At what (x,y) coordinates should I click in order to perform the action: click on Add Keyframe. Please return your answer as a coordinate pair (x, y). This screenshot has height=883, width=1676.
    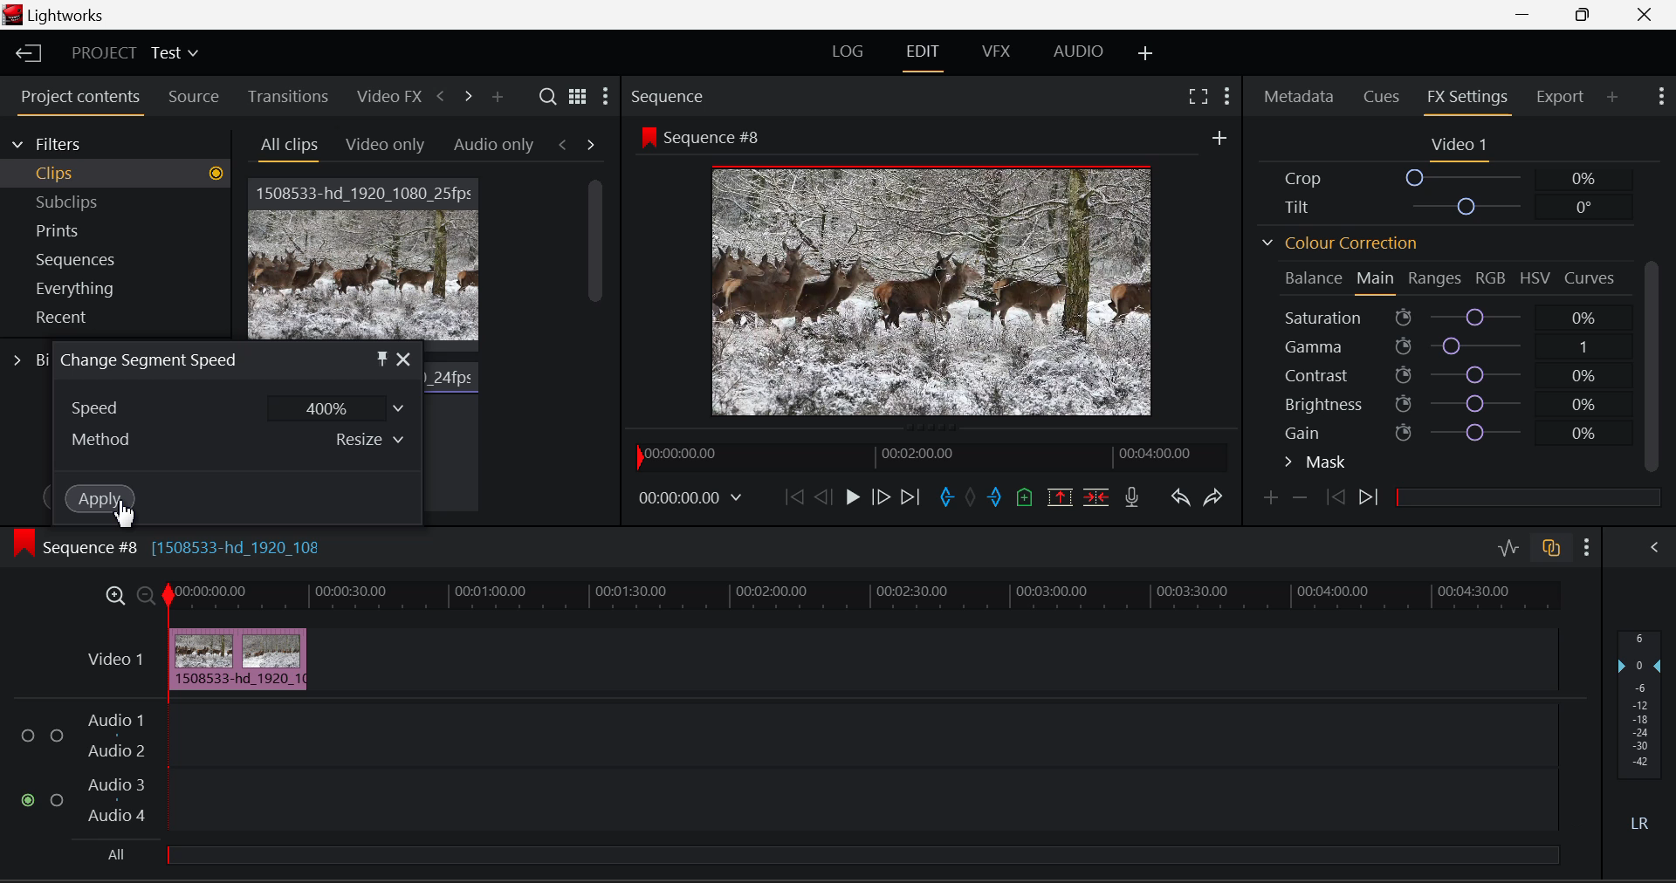
    Looking at the image, I should click on (1272, 499).